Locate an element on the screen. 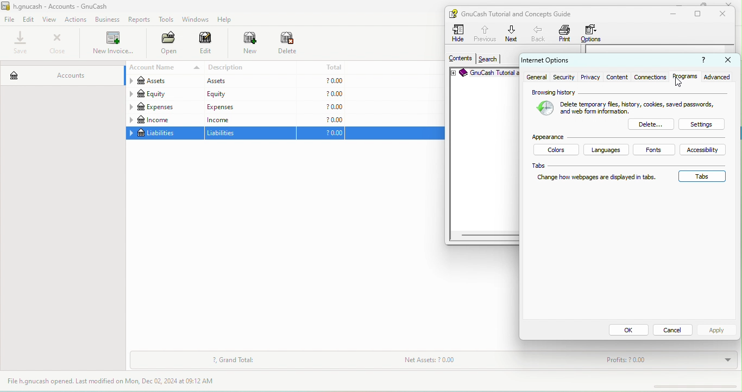  ?0.00 is located at coordinates (320, 94).